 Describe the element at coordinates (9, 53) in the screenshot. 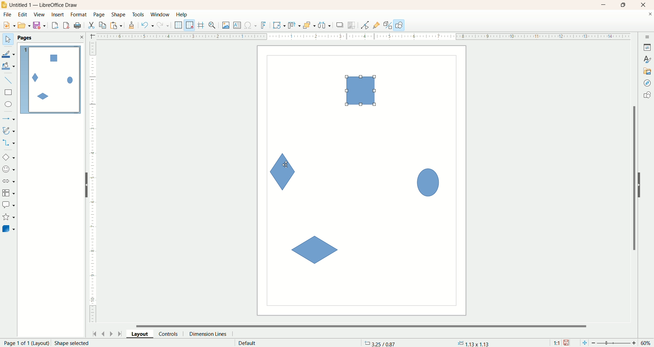

I see `line color` at that location.